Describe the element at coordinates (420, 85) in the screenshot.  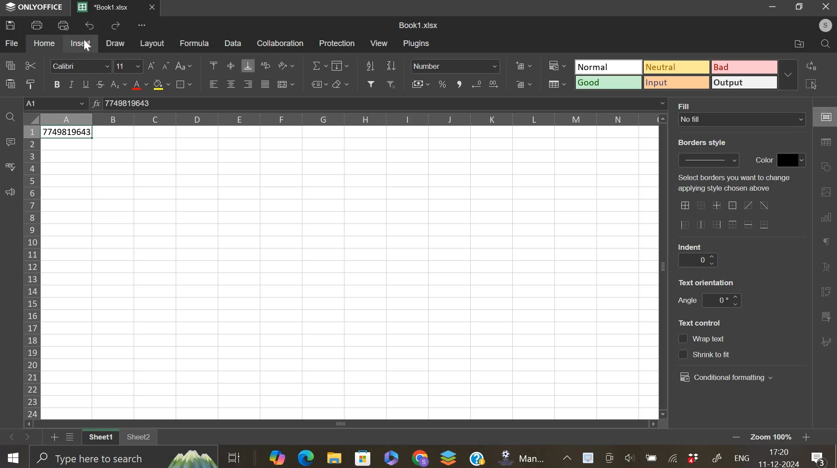
I see `accounting style` at that location.